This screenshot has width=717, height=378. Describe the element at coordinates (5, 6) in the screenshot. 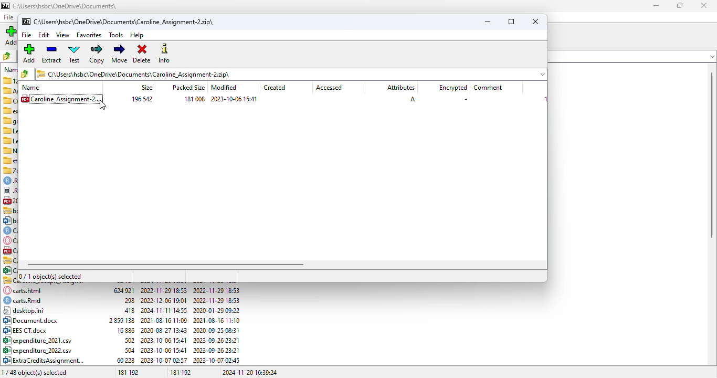

I see `logo` at that location.